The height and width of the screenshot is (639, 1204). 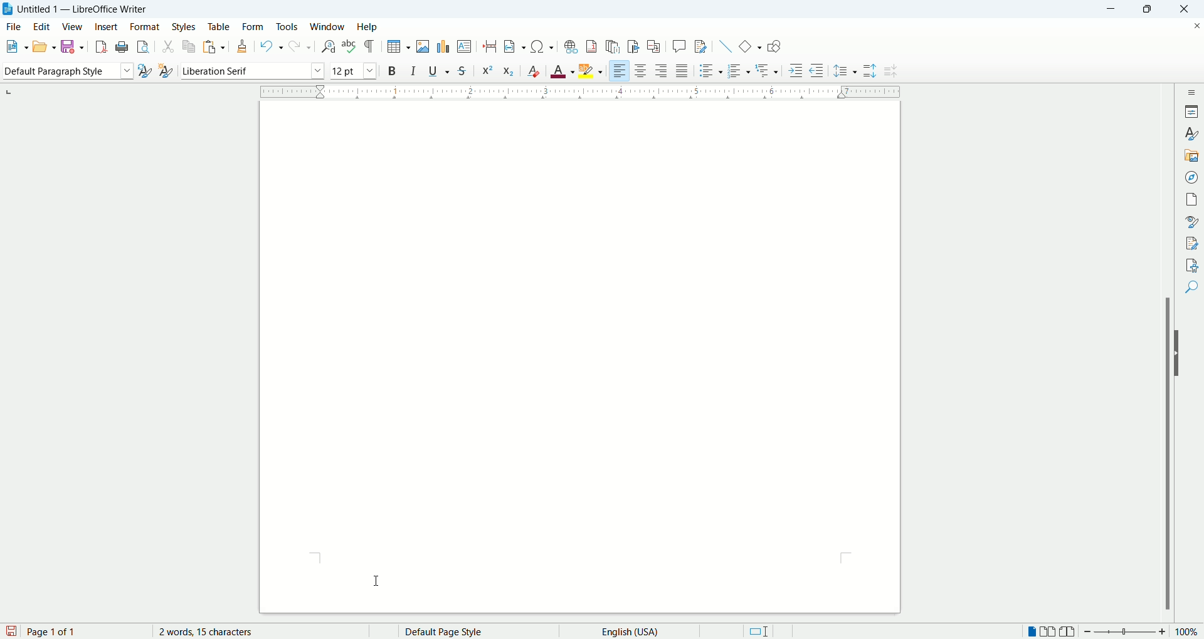 I want to click on cut, so click(x=168, y=48).